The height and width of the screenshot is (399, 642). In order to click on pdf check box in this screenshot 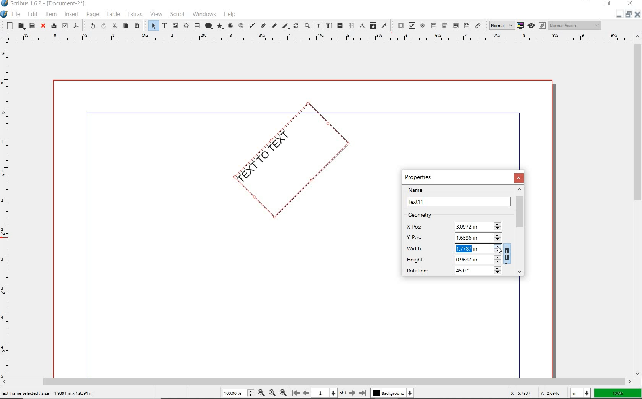, I will do `click(412, 25)`.